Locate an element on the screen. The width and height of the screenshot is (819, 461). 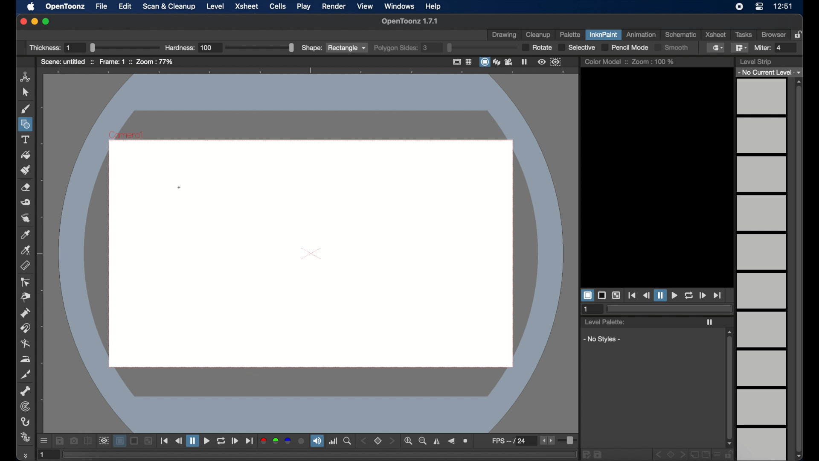
ontrol point editor tool is located at coordinates (25, 282).